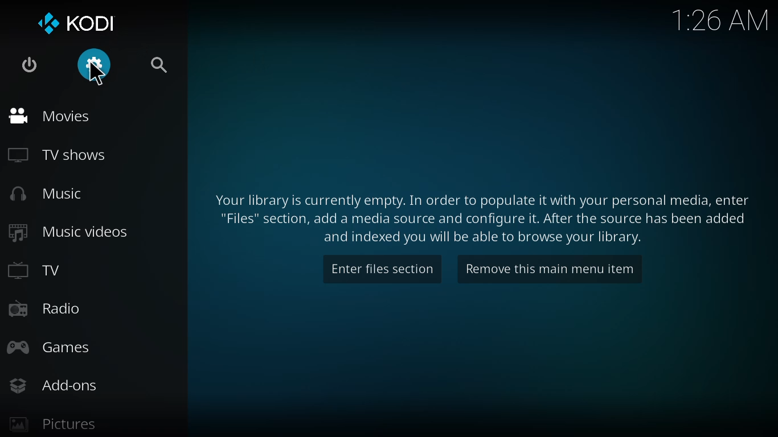 The image size is (778, 437). Describe the element at coordinates (103, 76) in the screenshot. I see `cursor` at that location.